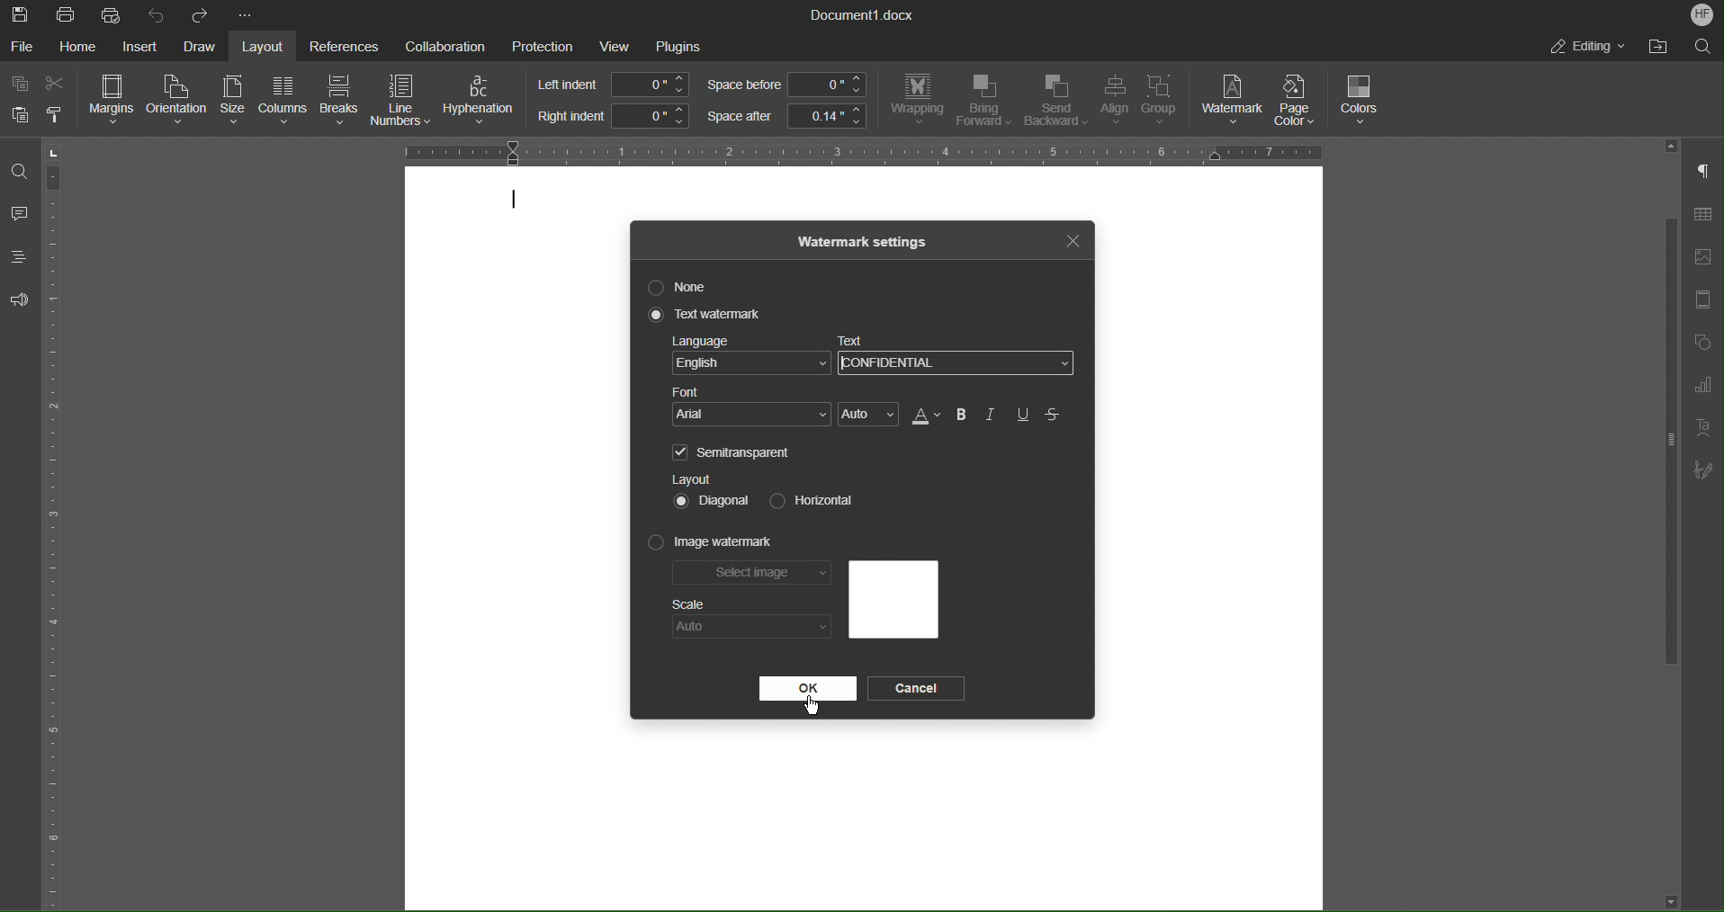  I want to click on Group, so click(1165, 103).